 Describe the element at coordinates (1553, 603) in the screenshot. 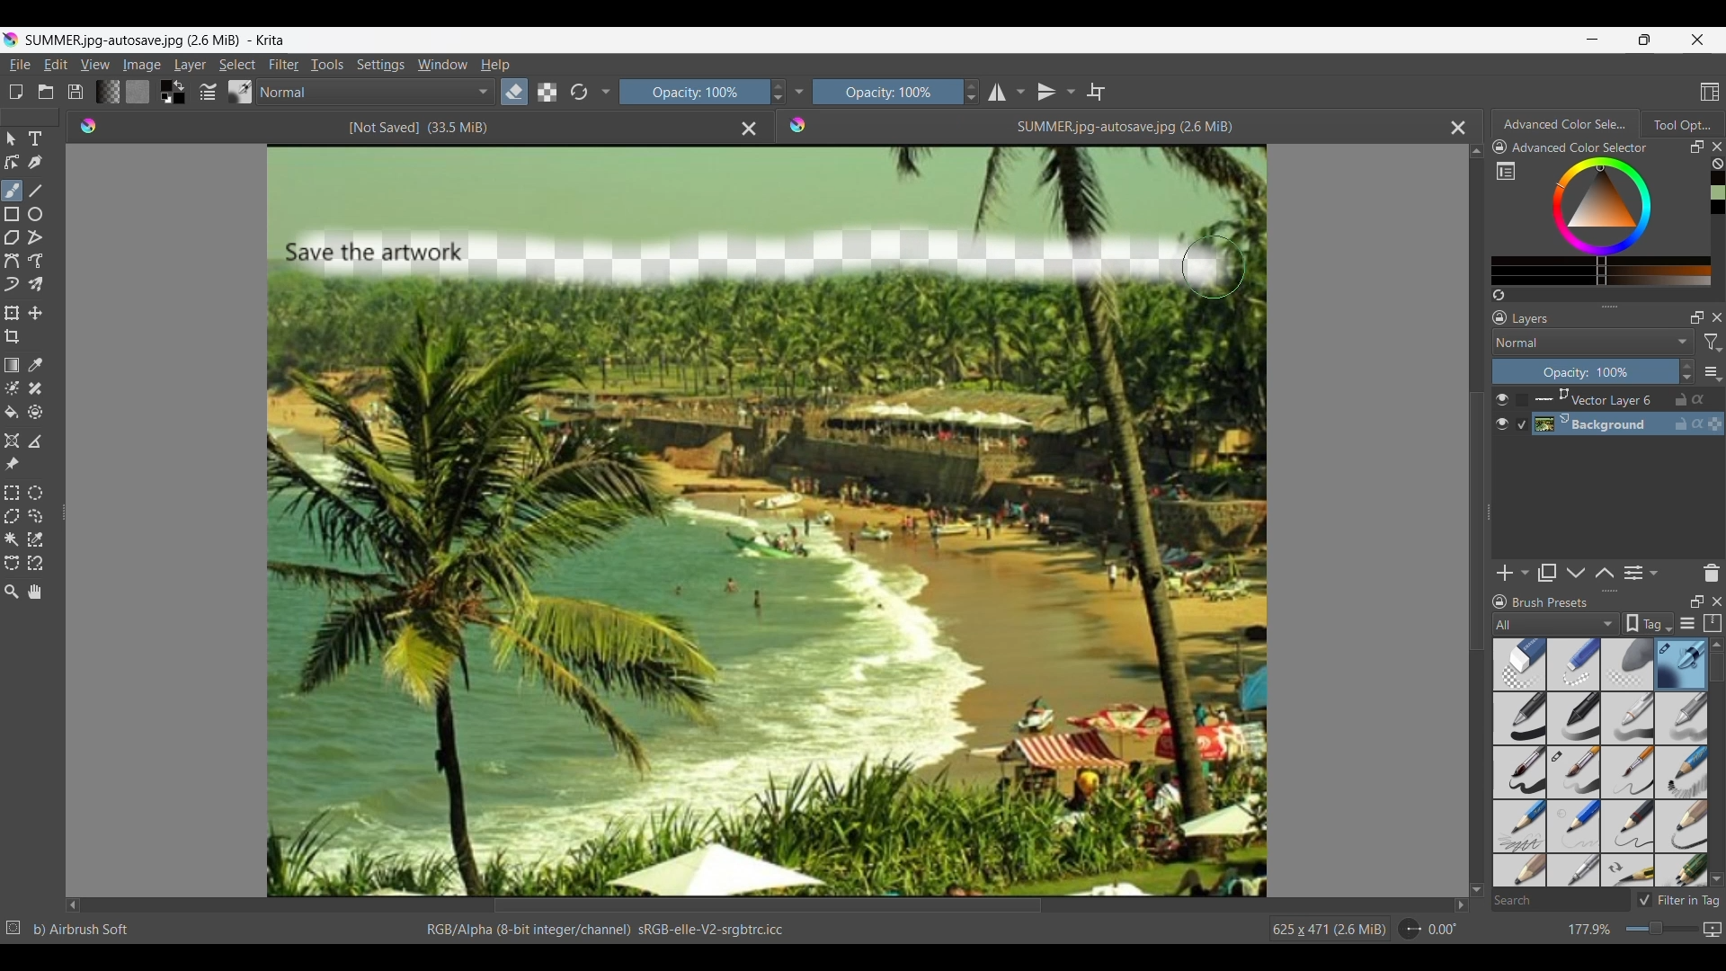

I see `Brush Presets` at that location.